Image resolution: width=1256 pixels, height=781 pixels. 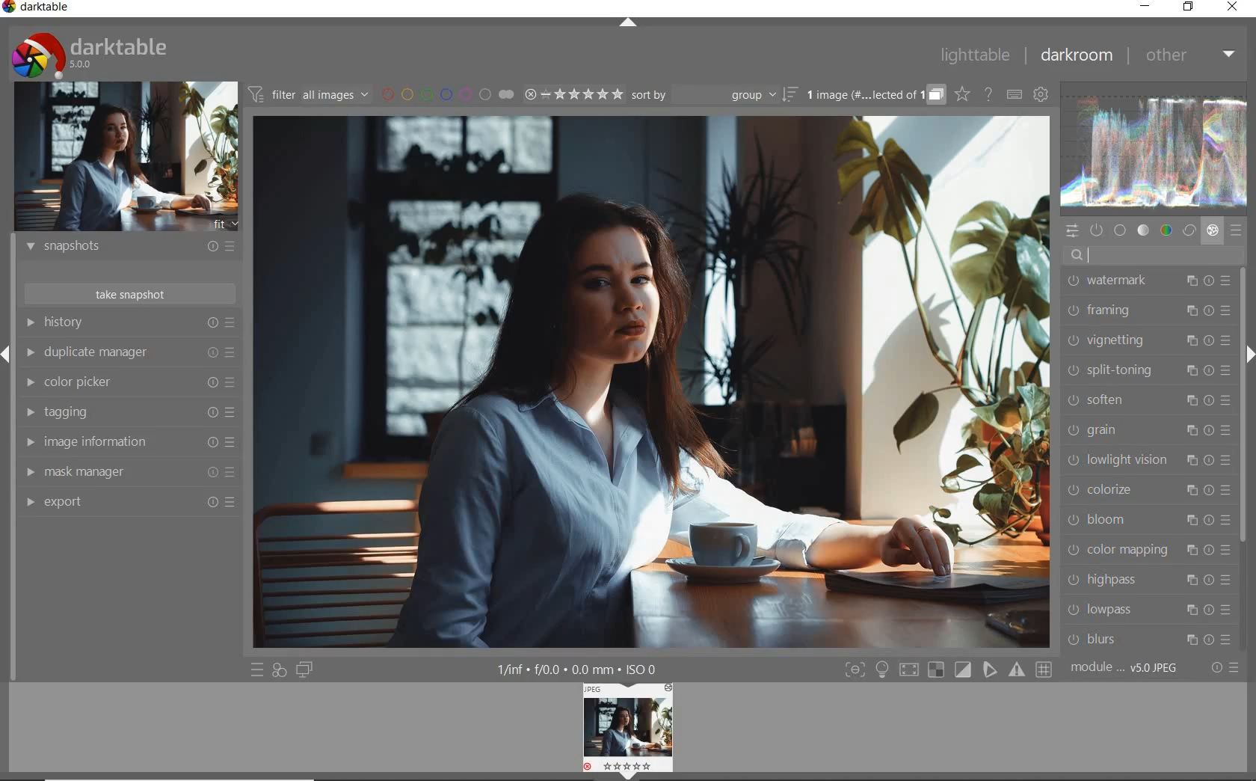 I want to click on bloom, so click(x=1149, y=520).